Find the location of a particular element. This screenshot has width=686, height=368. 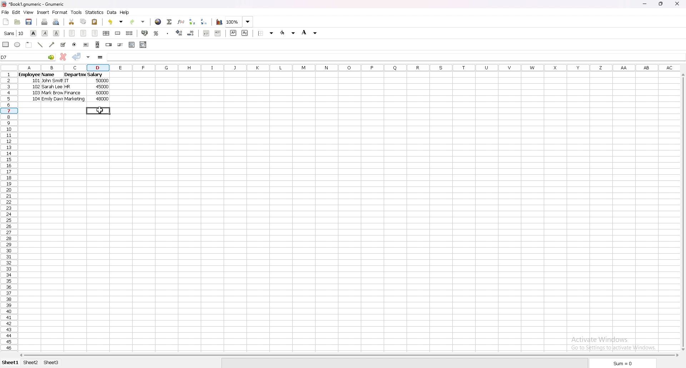

increase decimal is located at coordinates (179, 33).